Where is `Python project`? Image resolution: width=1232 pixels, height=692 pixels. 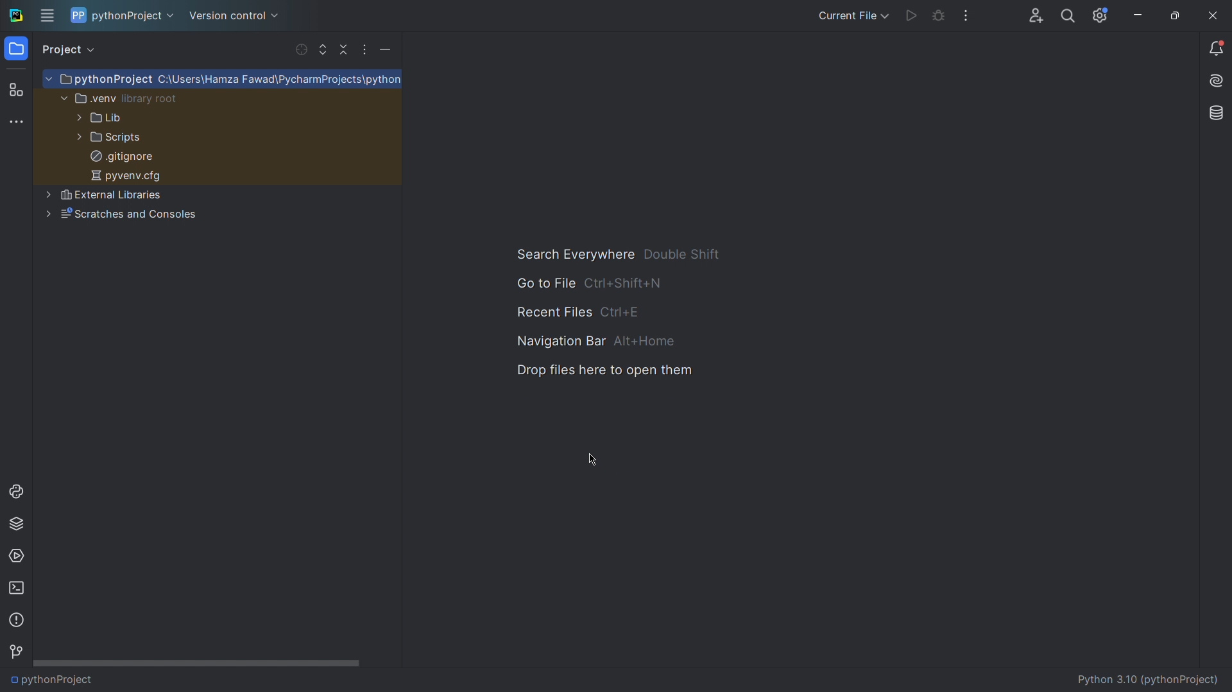 Python project is located at coordinates (121, 16).